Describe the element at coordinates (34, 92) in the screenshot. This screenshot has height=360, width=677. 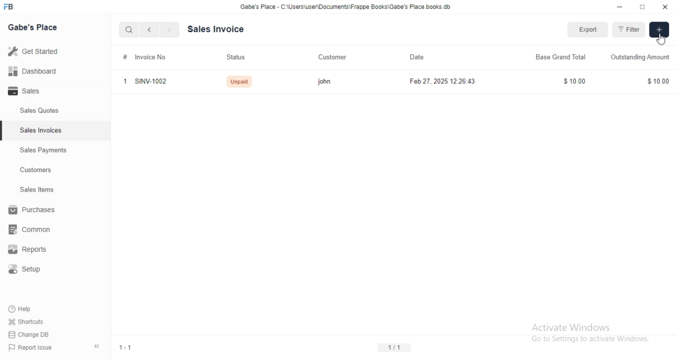
I see `- Sales` at that location.